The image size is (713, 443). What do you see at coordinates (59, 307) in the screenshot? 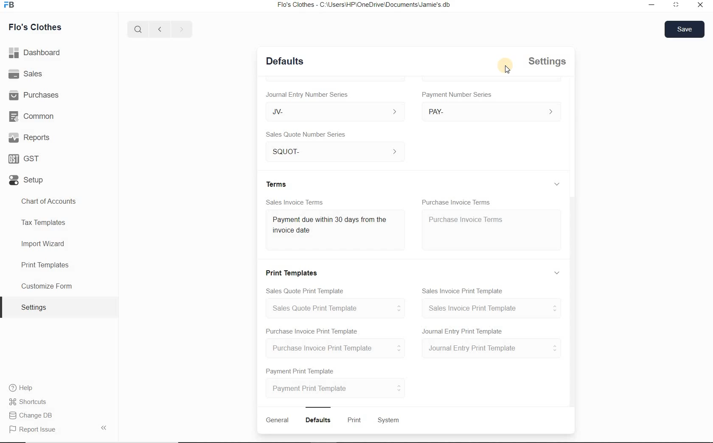
I see `Settings` at bounding box center [59, 307].